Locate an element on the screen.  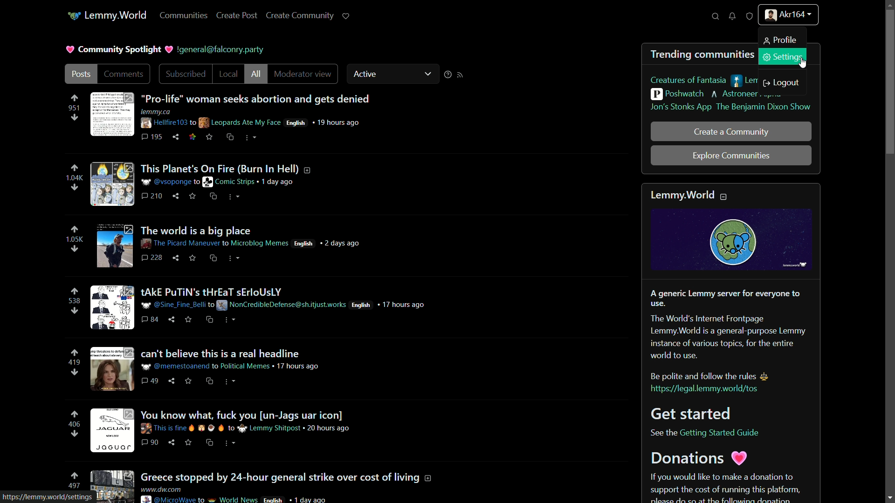
active is located at coordinates (393, 73).